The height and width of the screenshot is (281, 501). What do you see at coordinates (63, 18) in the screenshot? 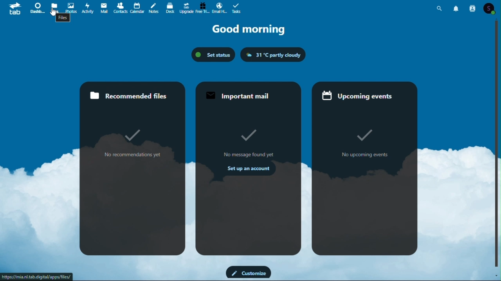
I see `files` at bounding box center [63, 18].